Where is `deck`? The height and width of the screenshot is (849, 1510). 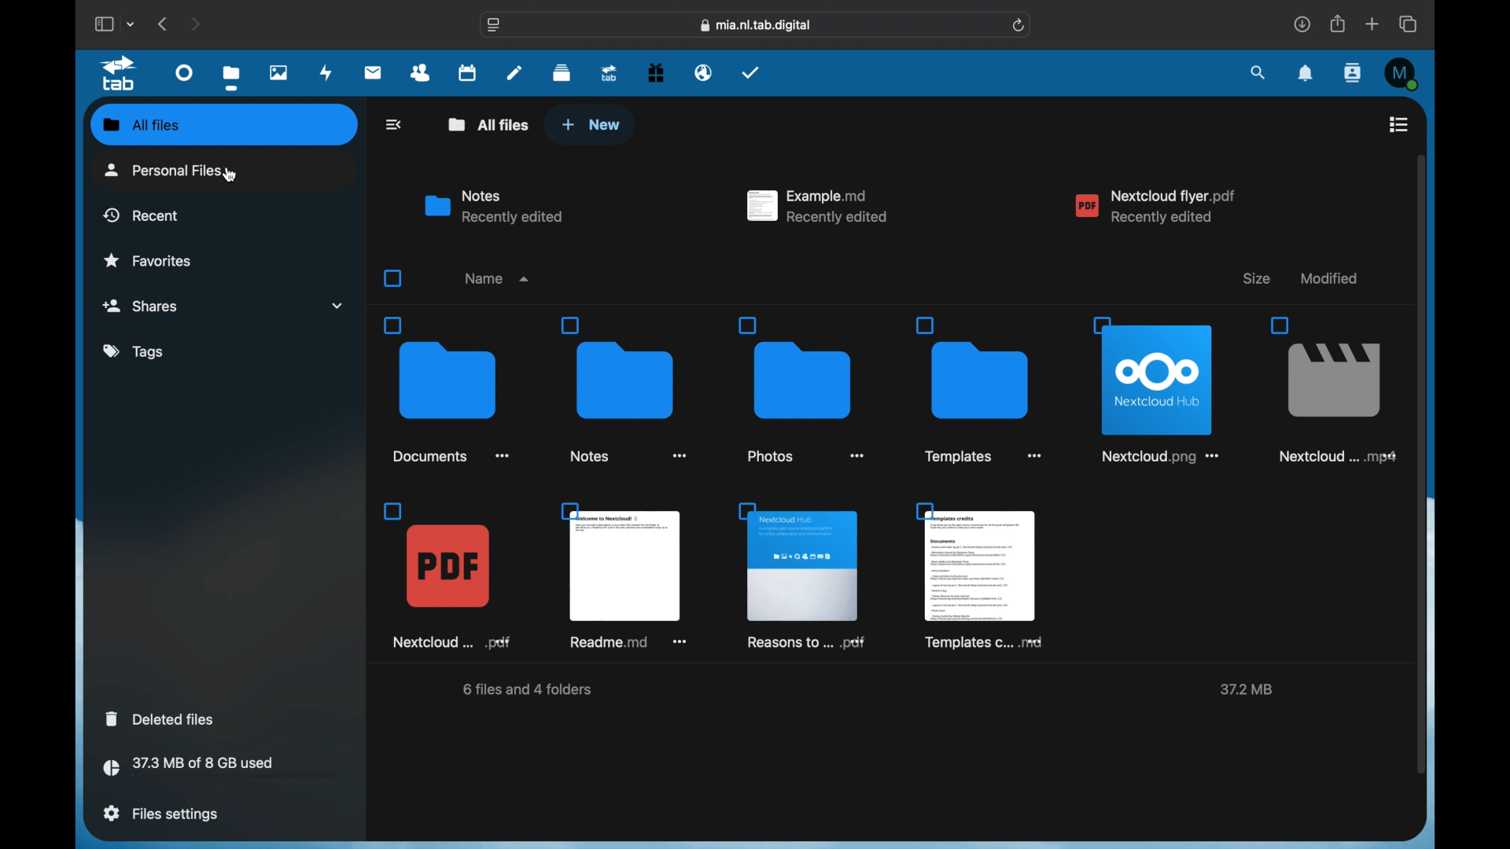
deck is located at coordinates (562, 73).